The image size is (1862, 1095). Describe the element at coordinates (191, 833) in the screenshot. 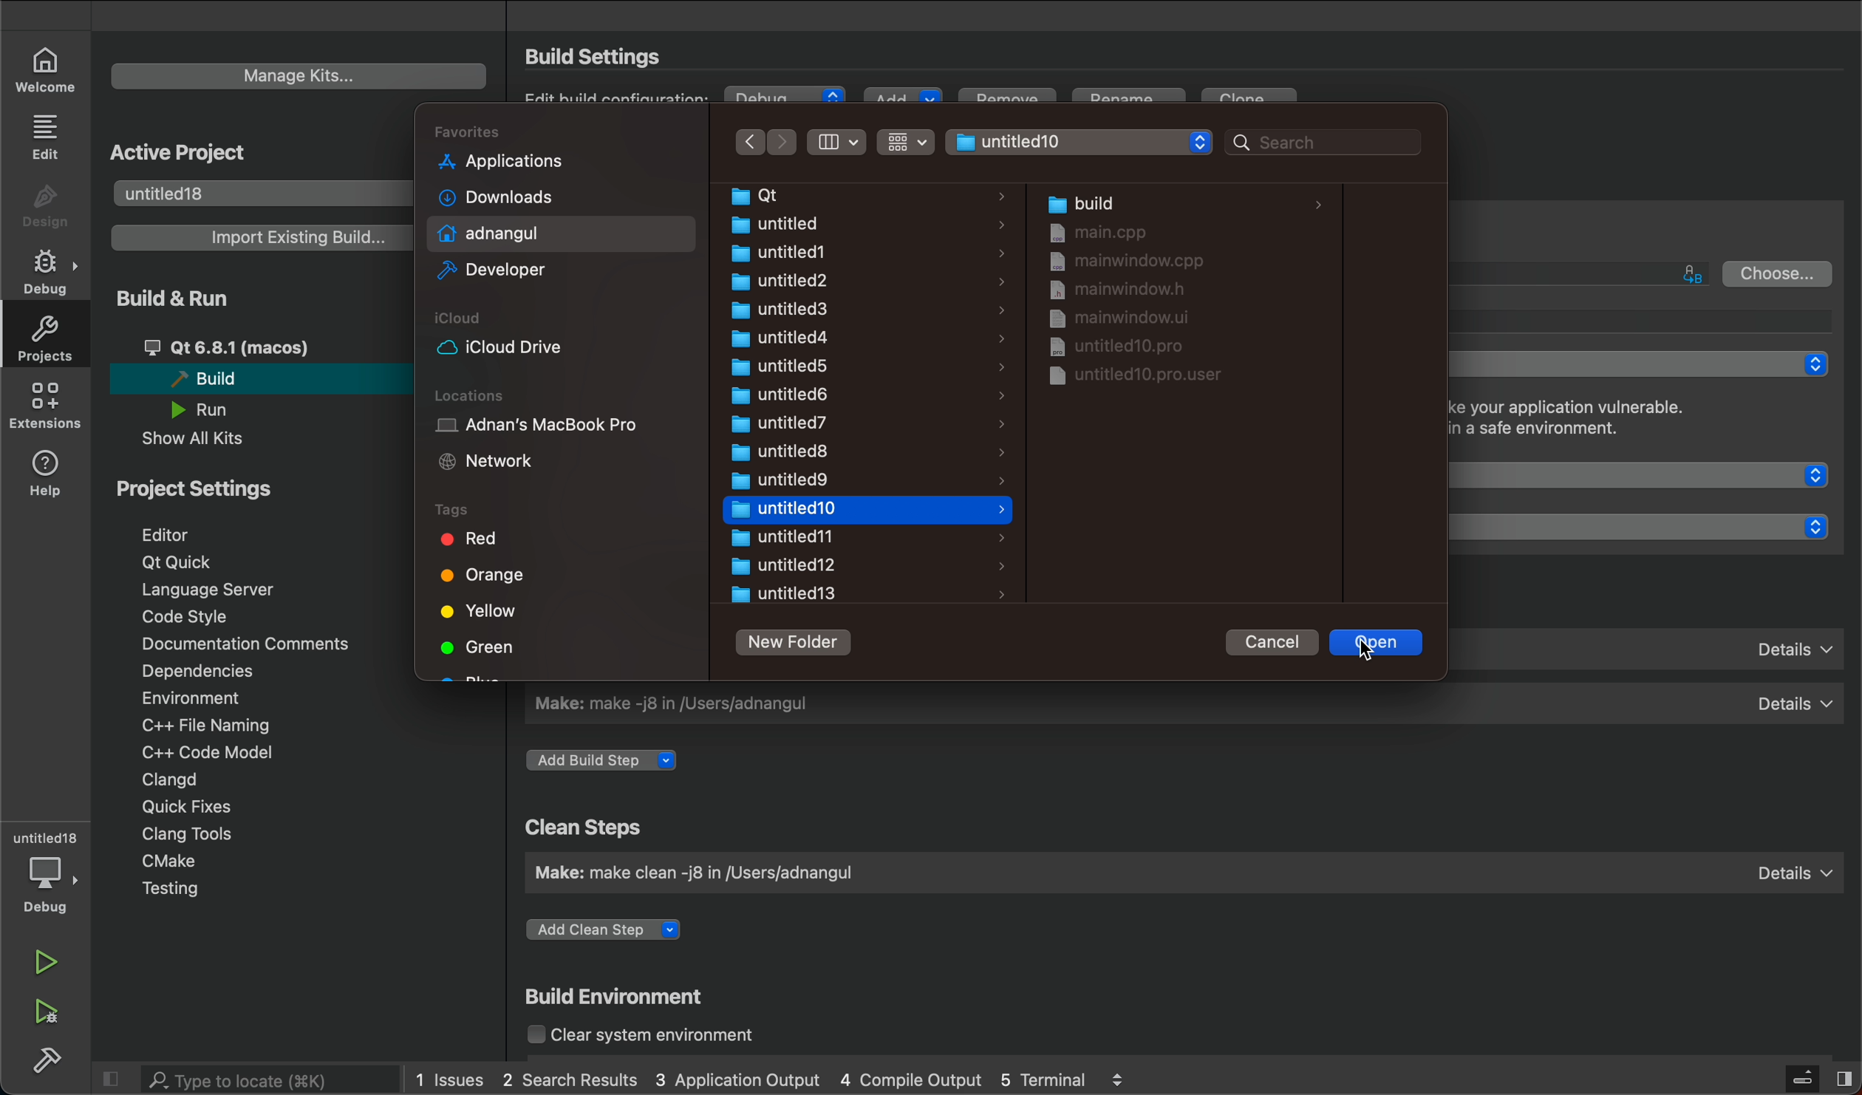

I see `clang tools` at that location.